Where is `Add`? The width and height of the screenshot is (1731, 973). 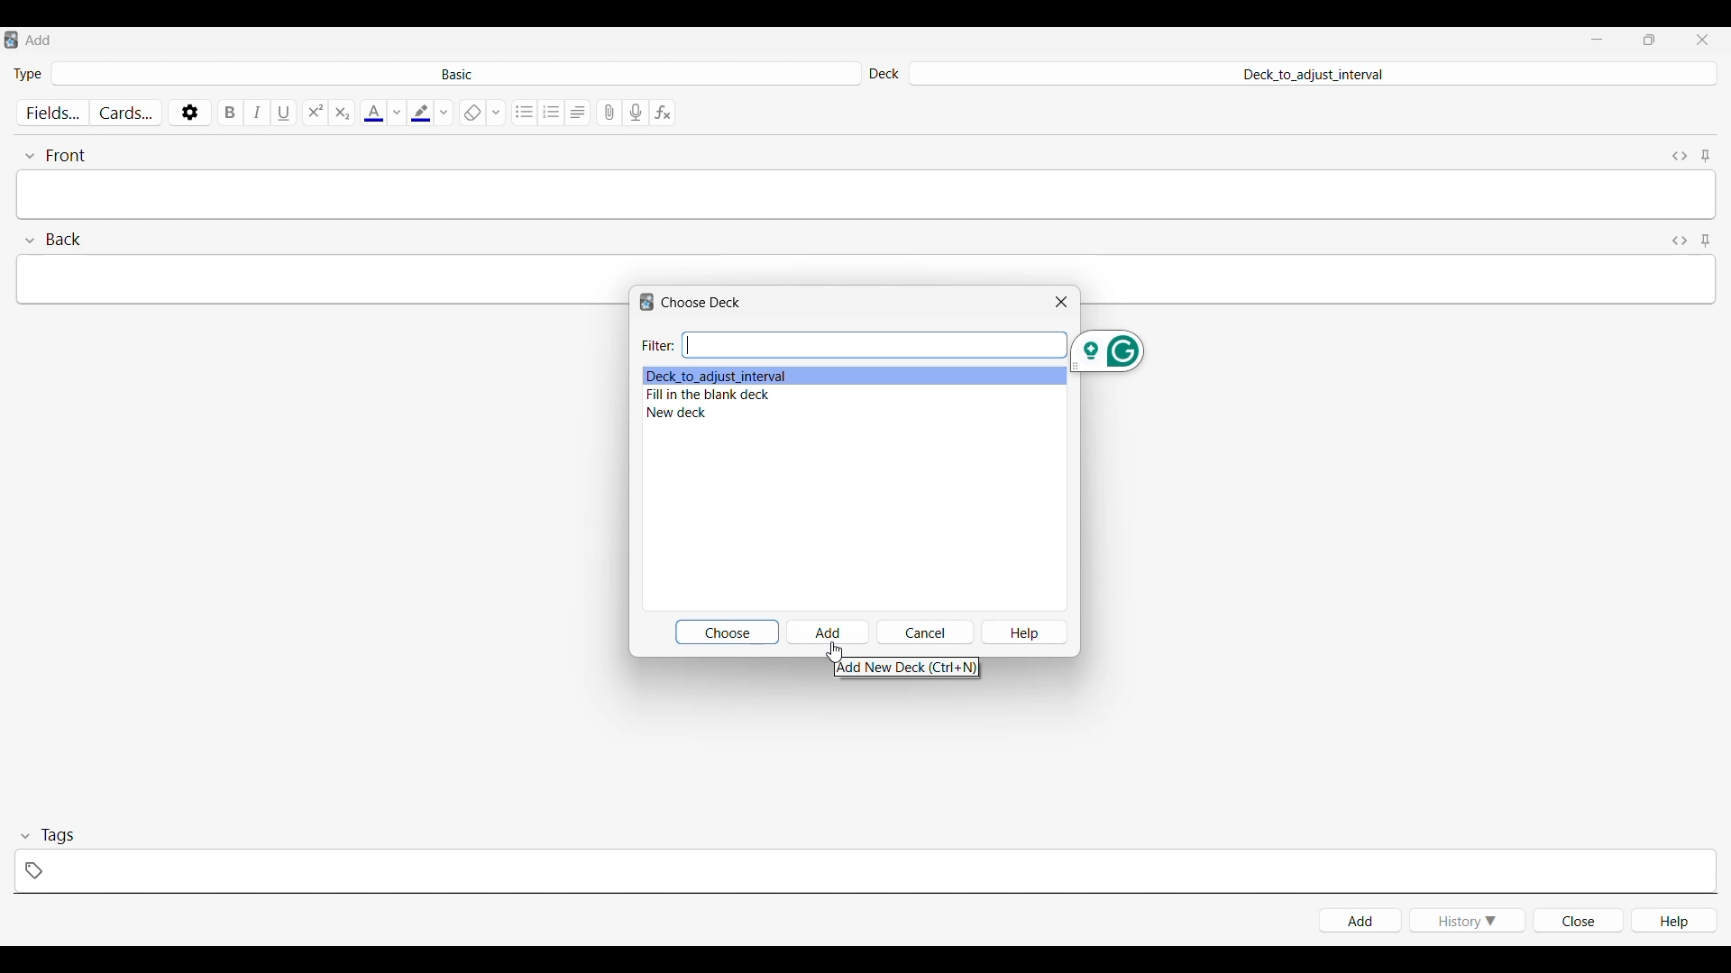 Add is located at coordinates (829, 632).